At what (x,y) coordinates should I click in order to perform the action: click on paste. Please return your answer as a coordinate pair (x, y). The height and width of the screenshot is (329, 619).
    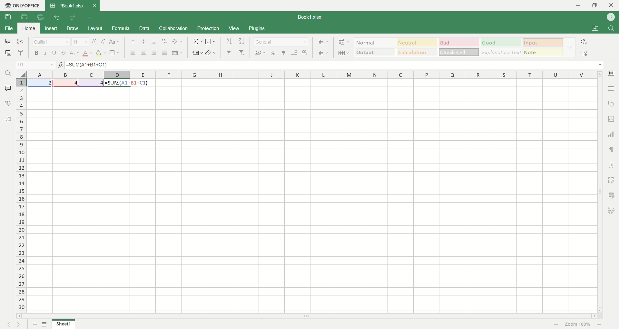
    Looking at the image, I should click on (7, 53).